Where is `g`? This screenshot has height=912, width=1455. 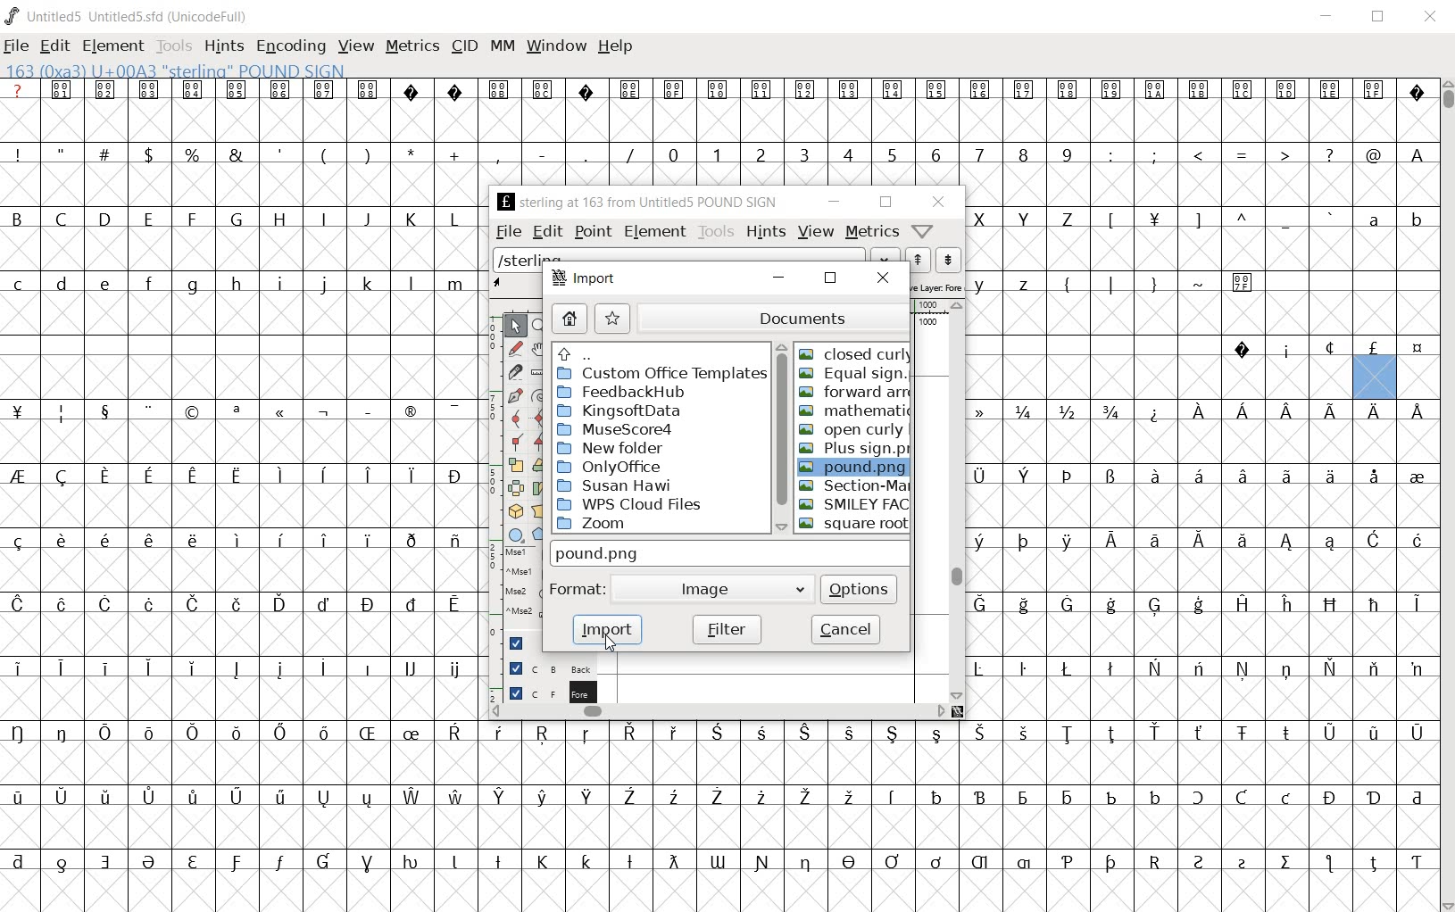
g is located at coordinates (192, 285).